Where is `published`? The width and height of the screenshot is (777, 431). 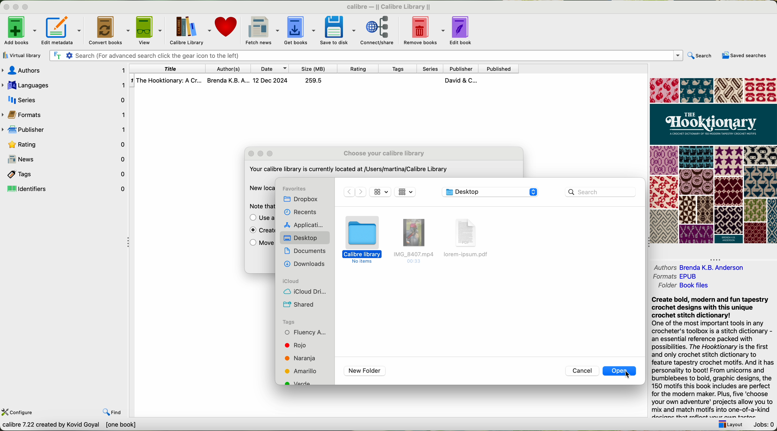 published is located at coordinates (500, 68).